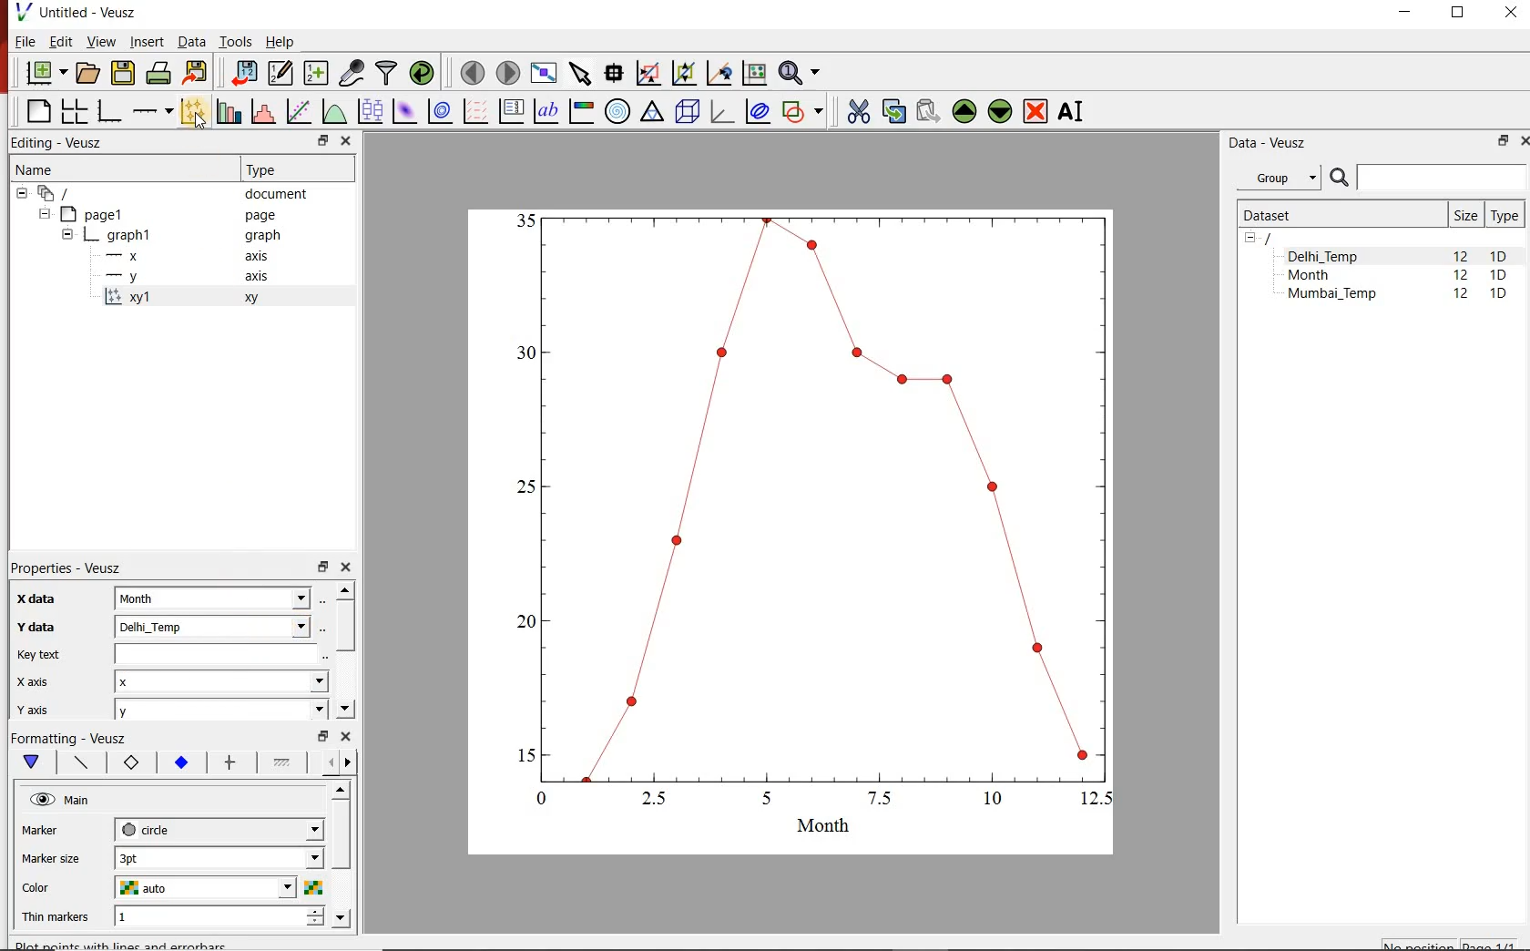  What do you see at coordinates (1331, 295) in the screenshot?
I see `Mumbai_Temp` at bounding box center [1331, 295].